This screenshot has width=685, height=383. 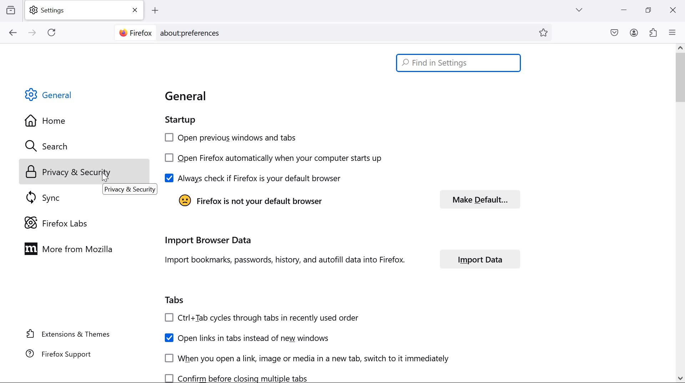 I want to click on search, so click(x=54, y=147).